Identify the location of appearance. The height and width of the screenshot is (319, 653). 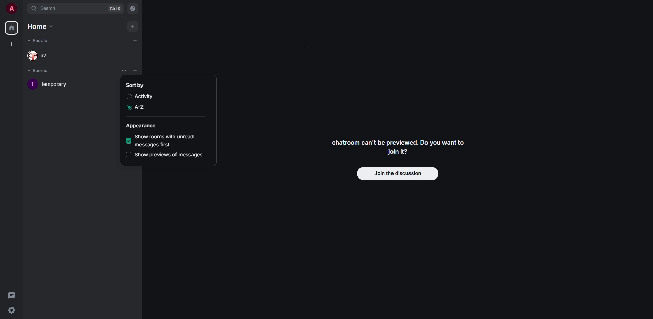
(142, 126).